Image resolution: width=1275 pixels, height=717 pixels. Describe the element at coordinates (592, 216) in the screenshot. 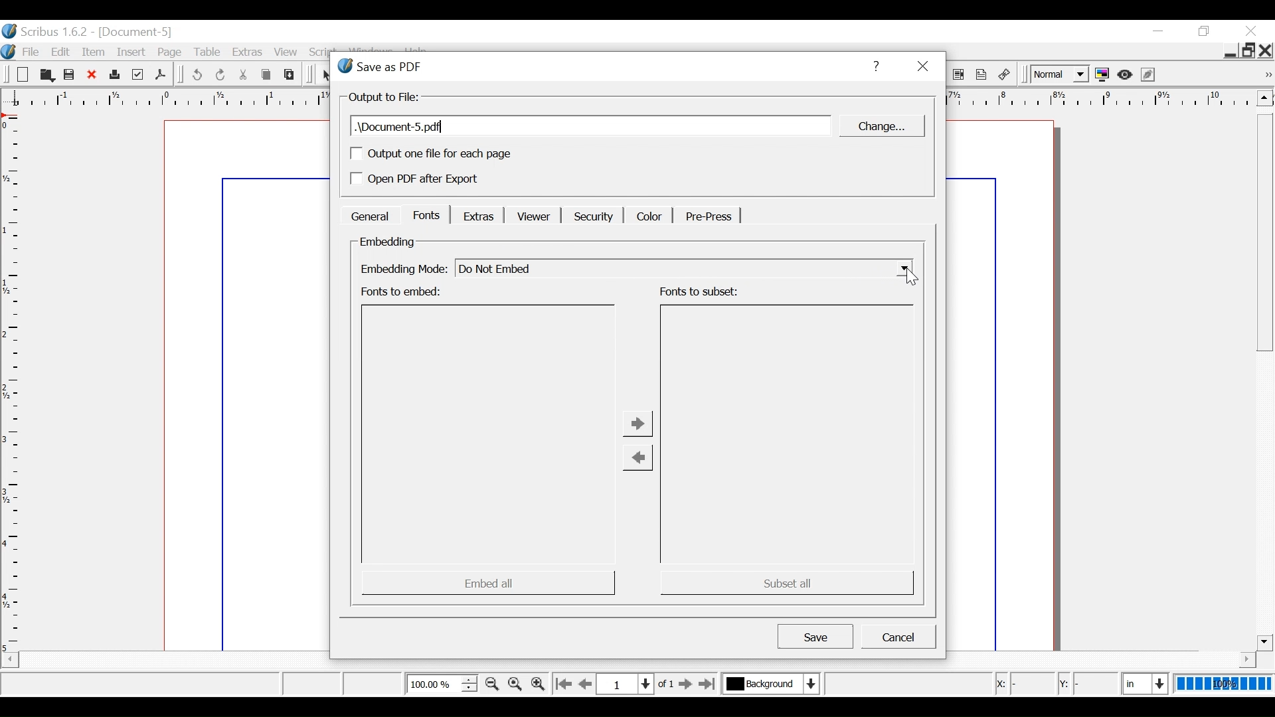

I see `Security` at that location.